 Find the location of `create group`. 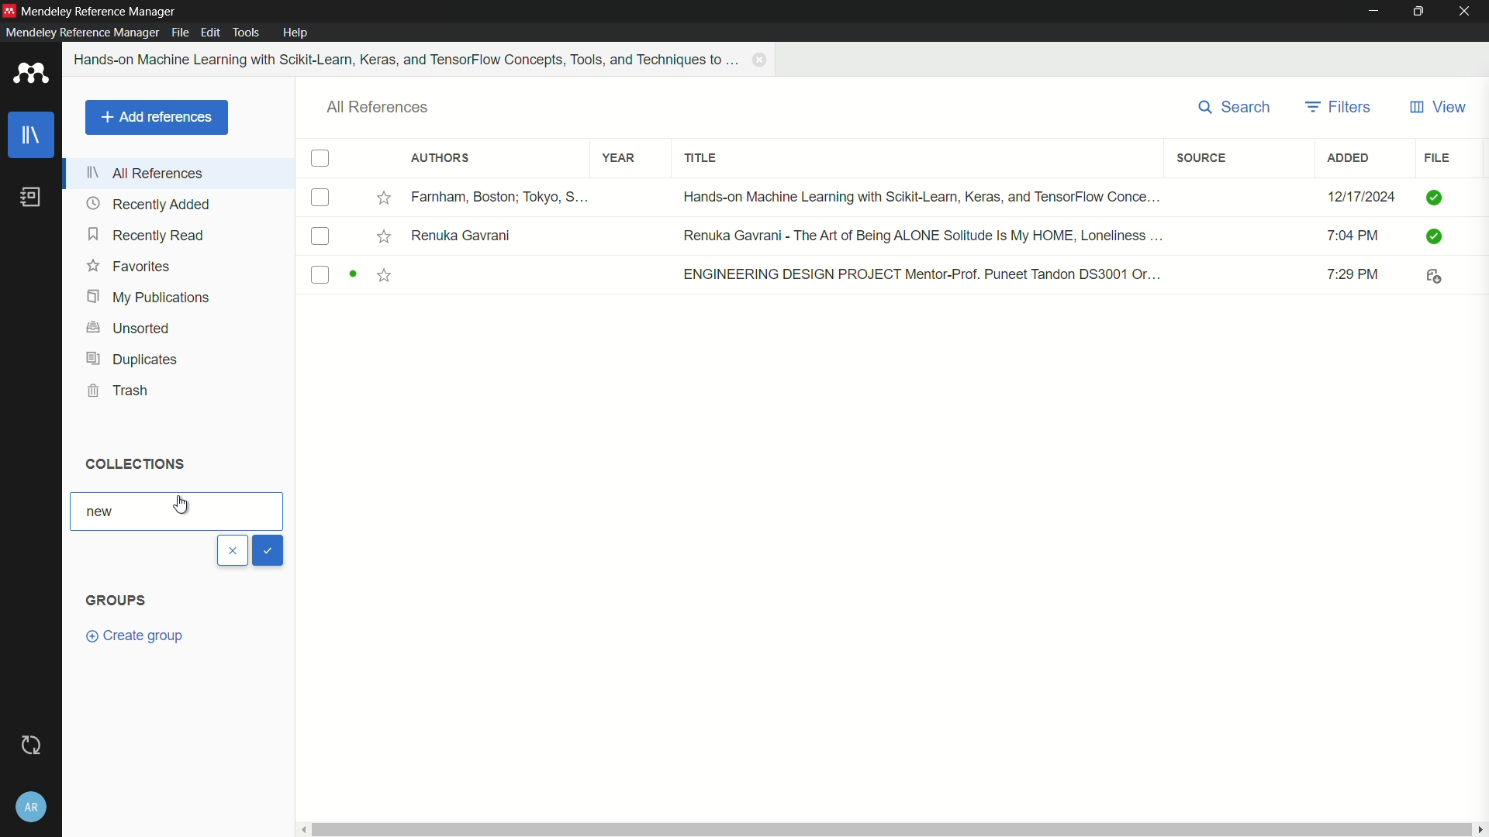

create group is located at coordinates (133, 635).